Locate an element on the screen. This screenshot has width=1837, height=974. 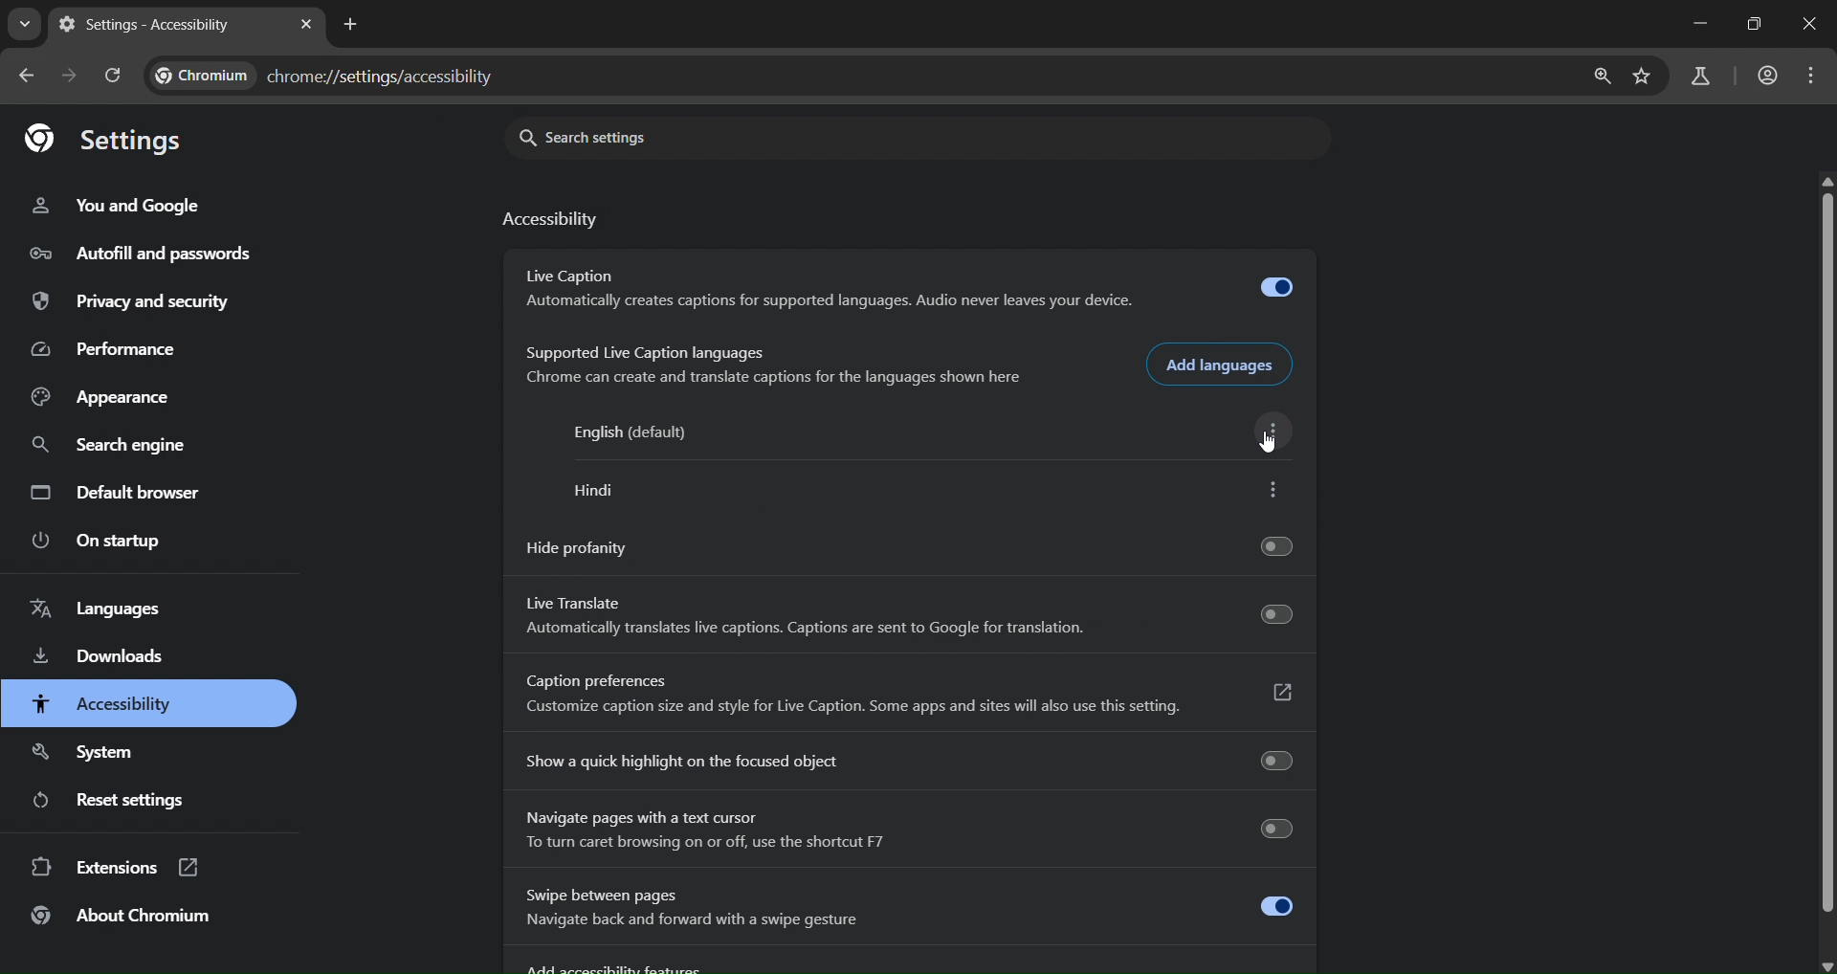
chrome://settings/accessibility is located at coordinates (384, 78).